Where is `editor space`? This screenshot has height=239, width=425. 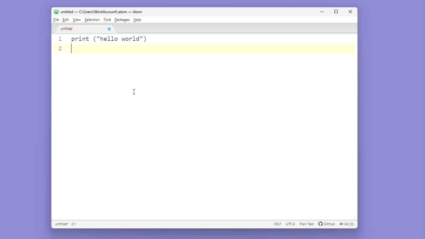 editor space is located at coordinates (205, 165).